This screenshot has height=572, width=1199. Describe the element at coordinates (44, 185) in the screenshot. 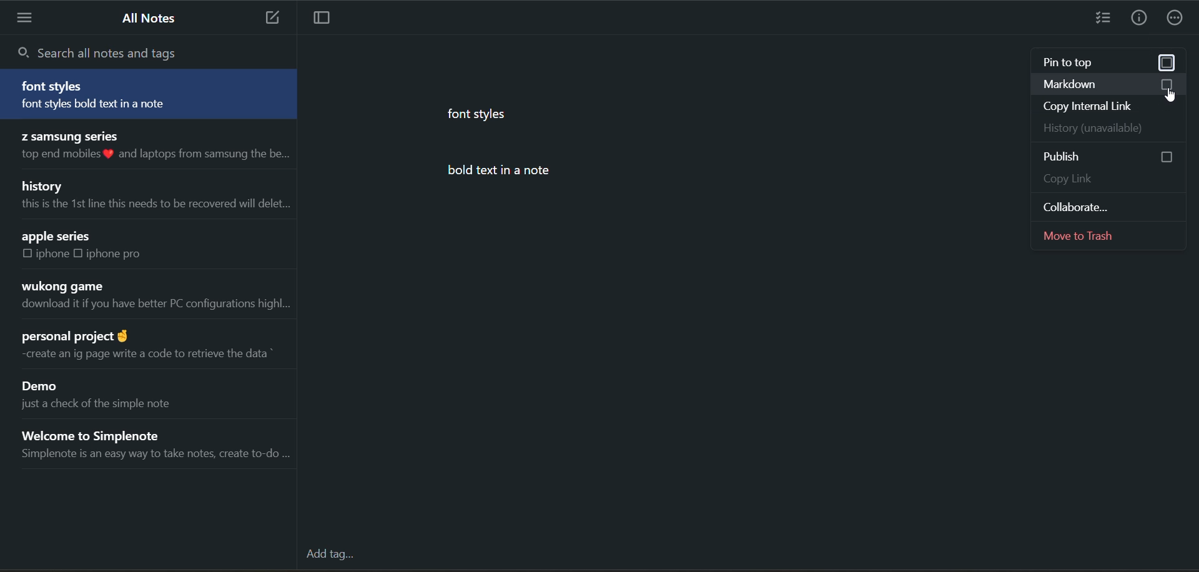

I see `history` at that location.